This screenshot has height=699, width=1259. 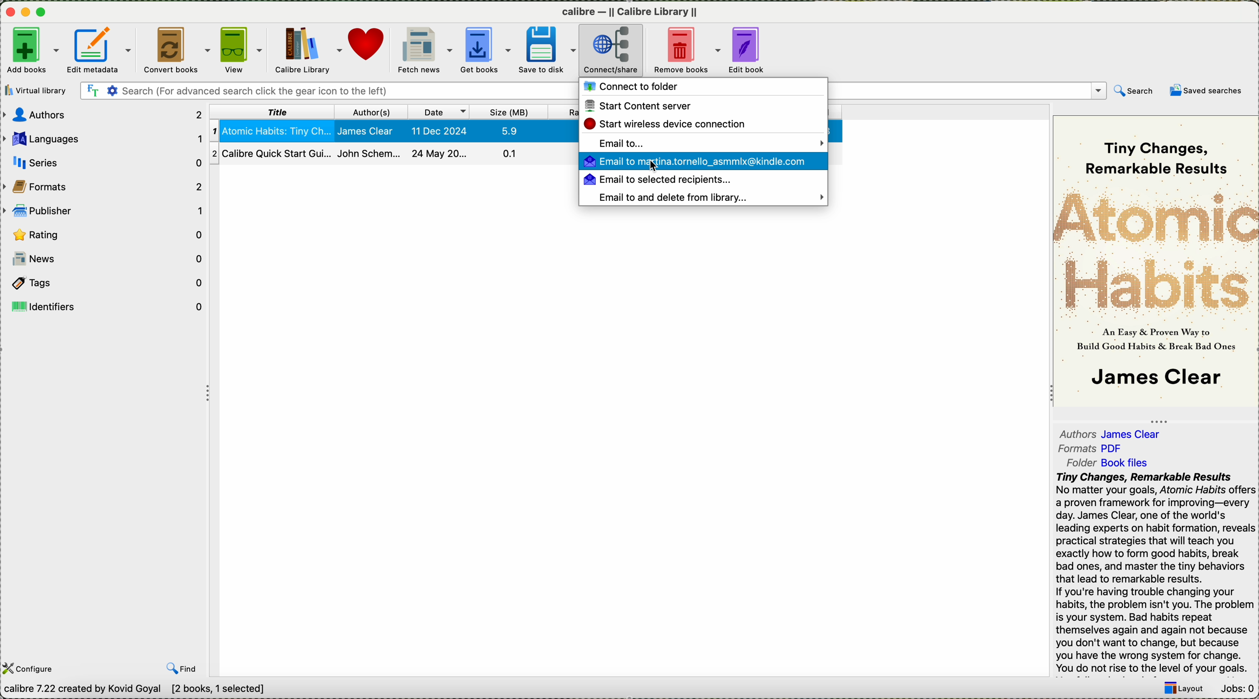 I want to click on news, so click(x=106, y=257).